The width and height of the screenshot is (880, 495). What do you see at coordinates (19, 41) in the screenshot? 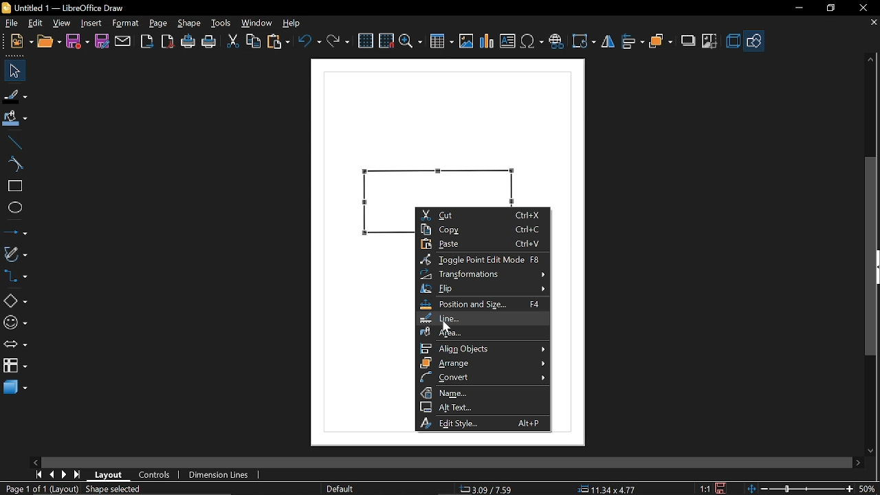
I see `new` at bounding box center [19, 41].